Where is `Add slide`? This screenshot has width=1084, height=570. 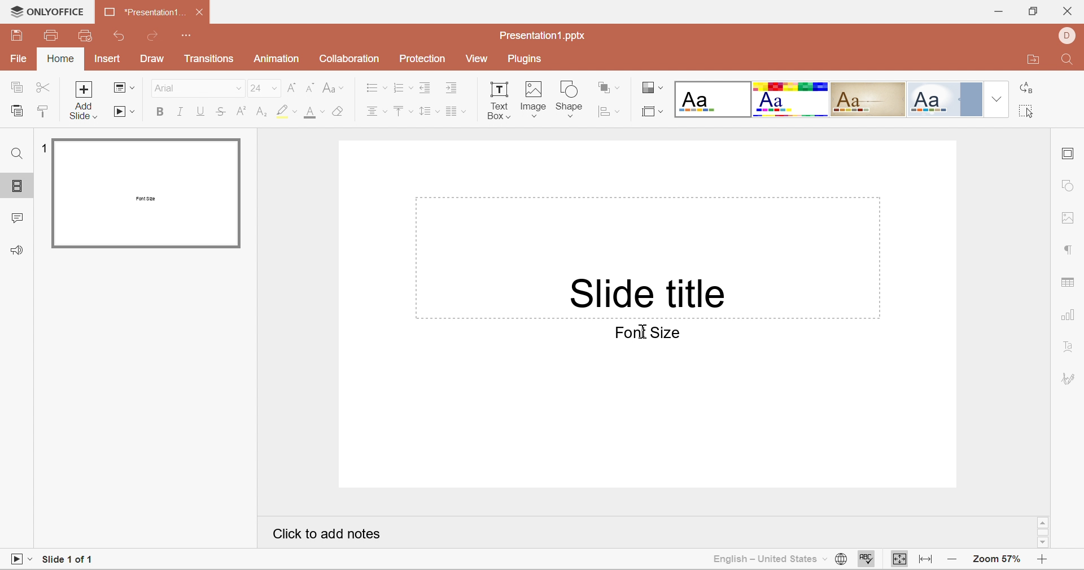 Add slide is located at coordinates (85, 102).